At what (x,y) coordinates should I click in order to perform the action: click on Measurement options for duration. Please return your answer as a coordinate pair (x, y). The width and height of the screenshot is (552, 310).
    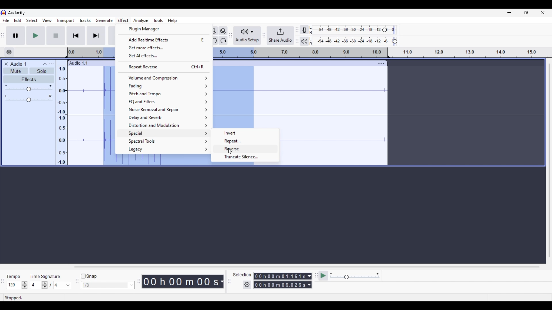
    Looking at the image, I should click on (221, 282).